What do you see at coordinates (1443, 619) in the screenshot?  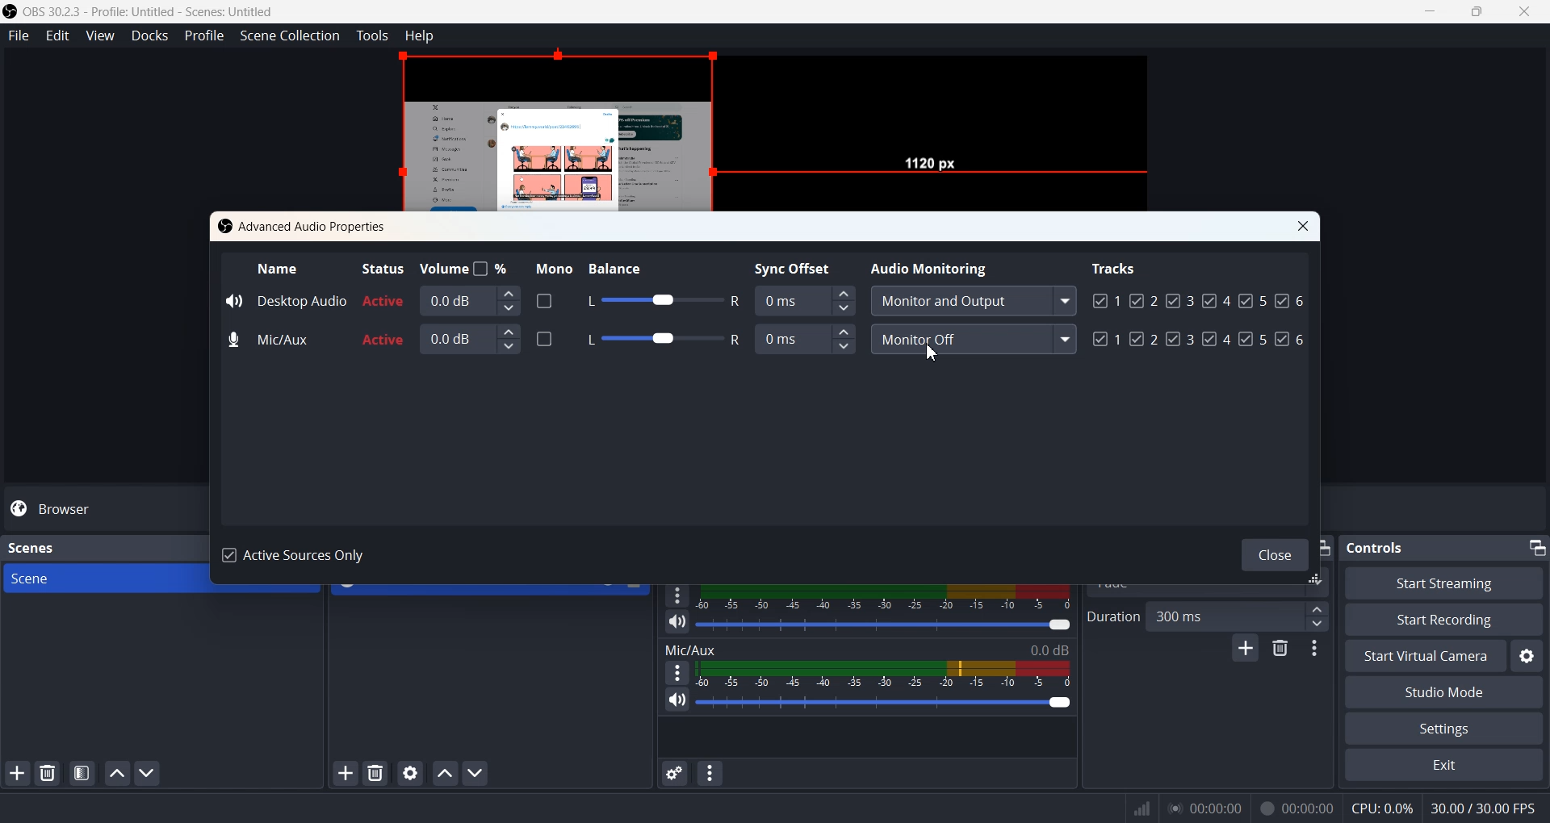 I see `Start Recording` at bounding box center [1443, 619].